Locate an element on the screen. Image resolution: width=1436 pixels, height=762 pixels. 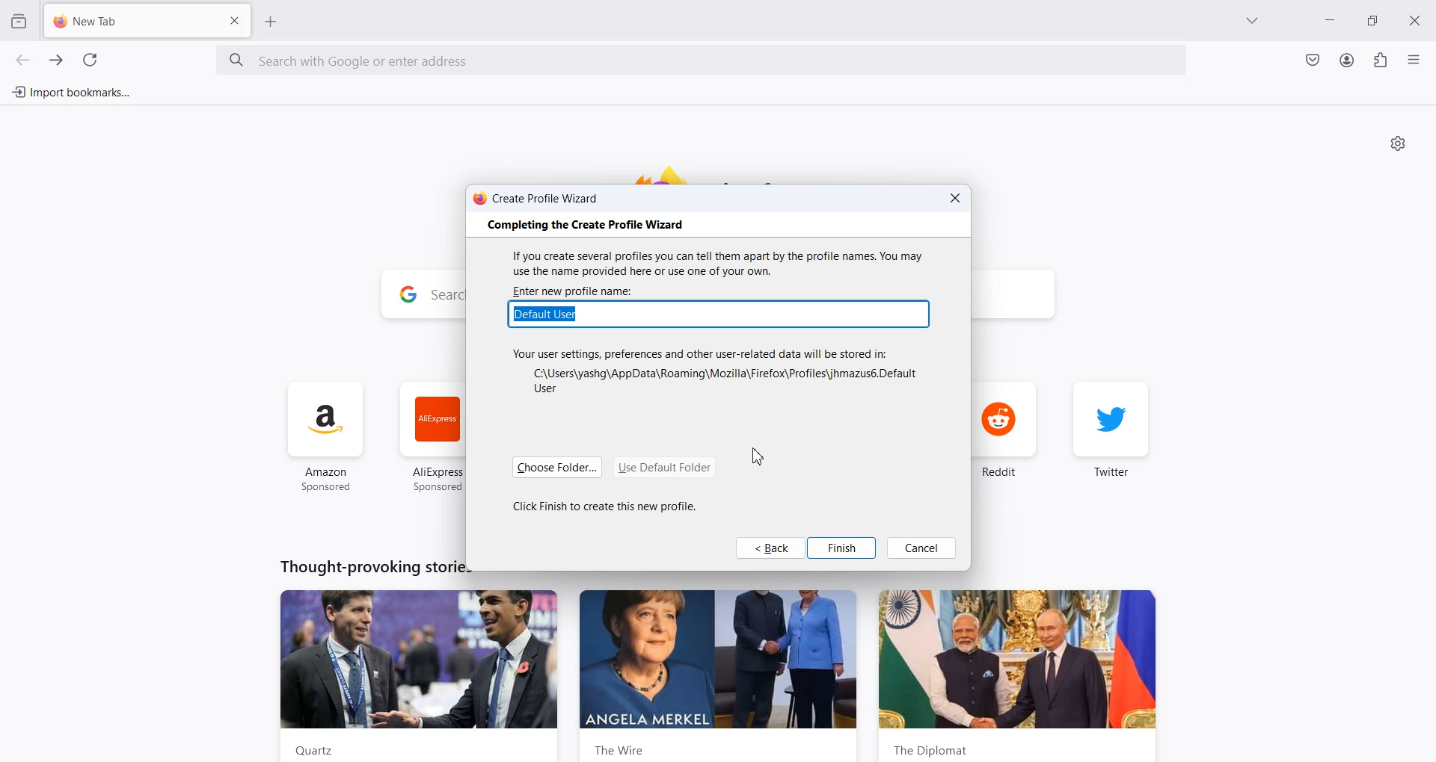
C:\Users\yashg\AppData\Roaming\Mozilla\Firefox\Profiles\jhmazus6.Default
User is located at coordinates (718, 380).